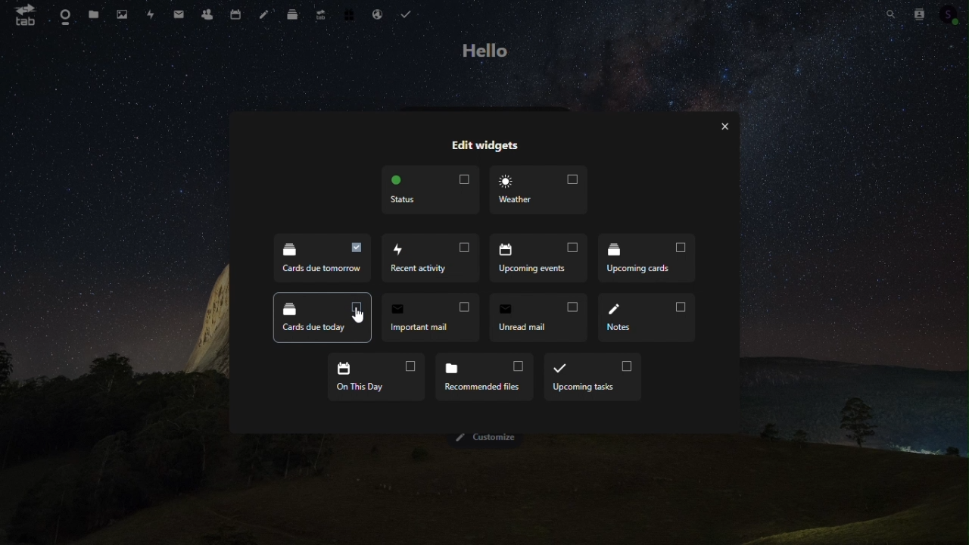  What do you see at coordinates (63, 16) in the screenshot?
I see `Dashboard` at bounding box center [63, 16].